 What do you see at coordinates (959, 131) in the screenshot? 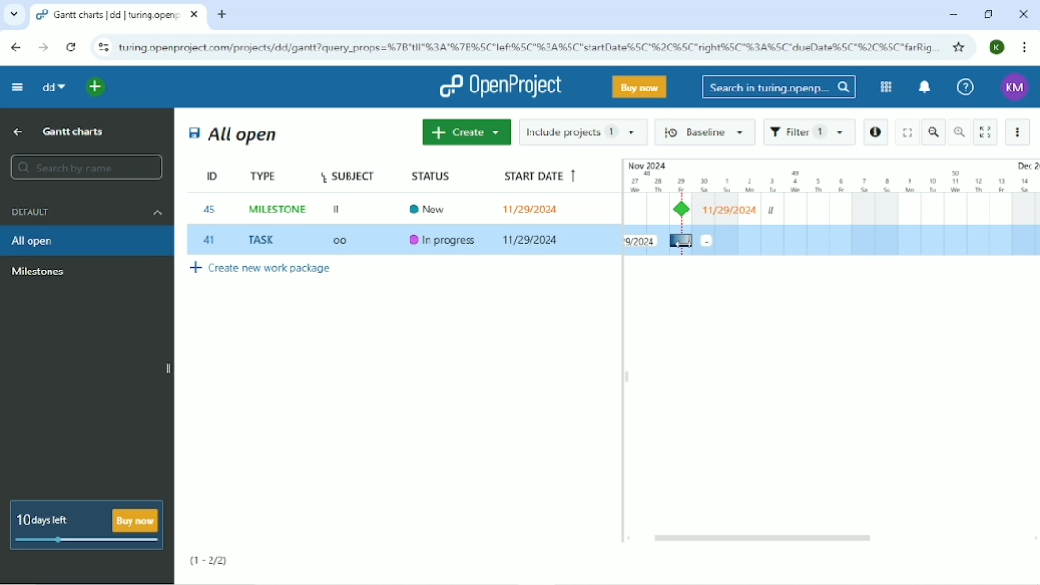
I see `Zoom in` at bounding box center [959, 131].